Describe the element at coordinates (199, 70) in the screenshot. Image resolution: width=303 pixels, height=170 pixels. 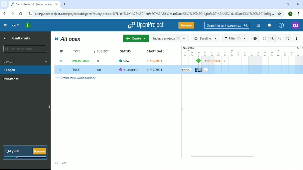
I see `cursor` at that location.